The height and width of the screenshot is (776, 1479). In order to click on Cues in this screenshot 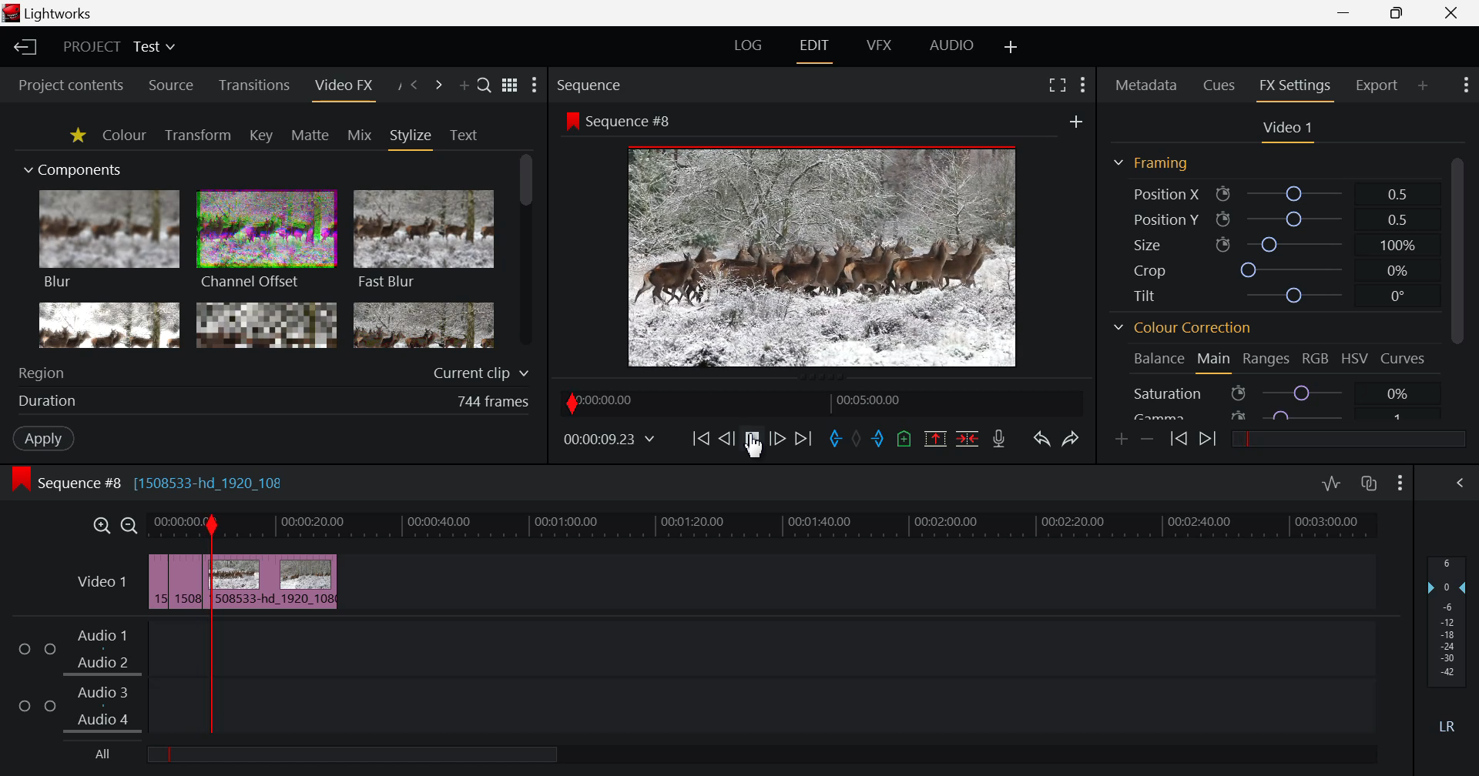, I will do `click(1220, 86)`.